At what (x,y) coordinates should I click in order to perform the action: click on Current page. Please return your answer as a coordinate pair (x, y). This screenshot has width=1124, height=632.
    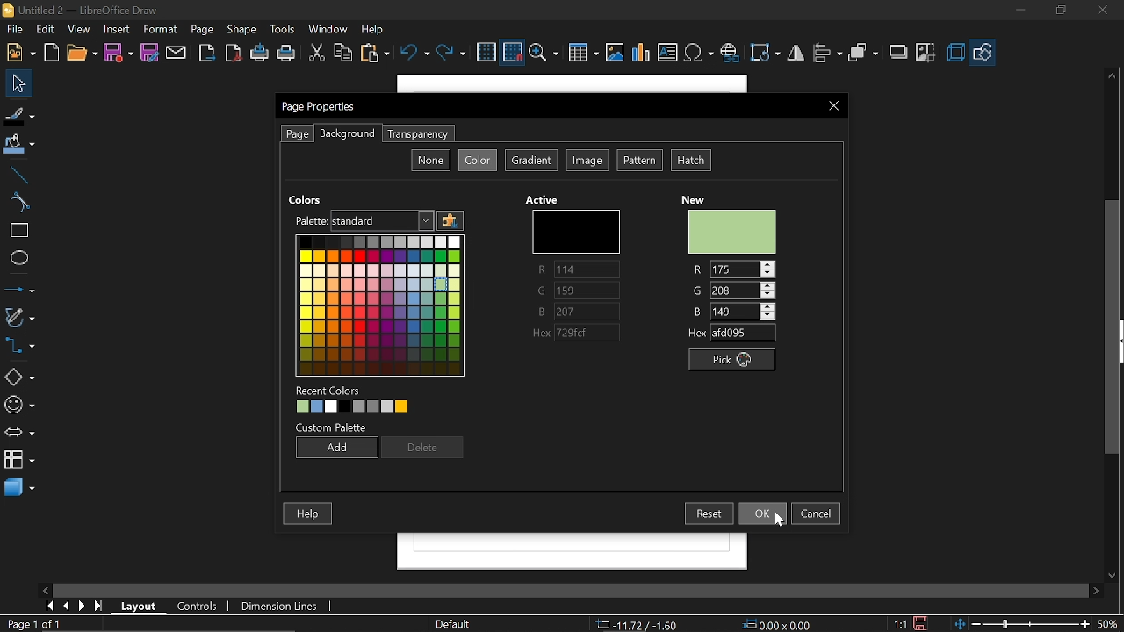
    Looking at the image, I should click on (33, 624).